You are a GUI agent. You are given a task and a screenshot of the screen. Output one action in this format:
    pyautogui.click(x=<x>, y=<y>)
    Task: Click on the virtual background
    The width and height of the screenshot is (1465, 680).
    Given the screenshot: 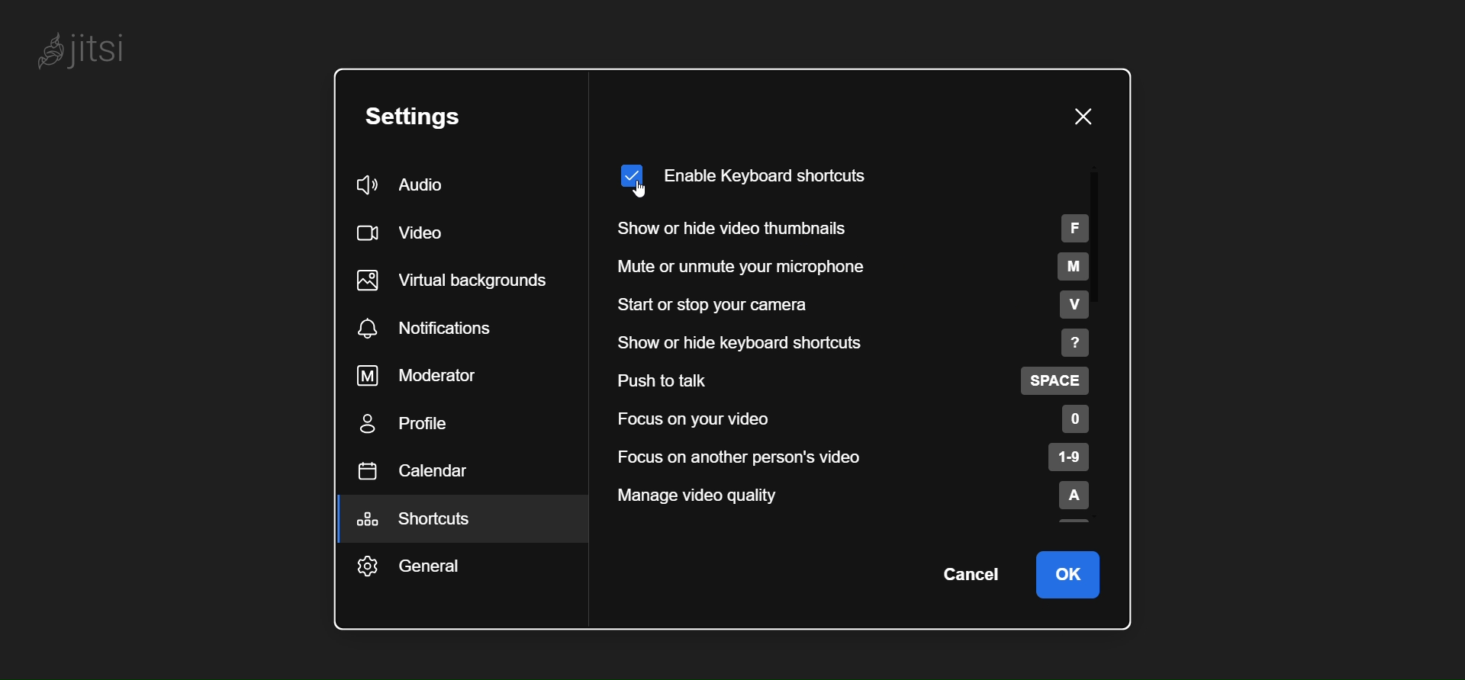 What is the action you would take?
    pyautogui.click(x=462, y=279)
    